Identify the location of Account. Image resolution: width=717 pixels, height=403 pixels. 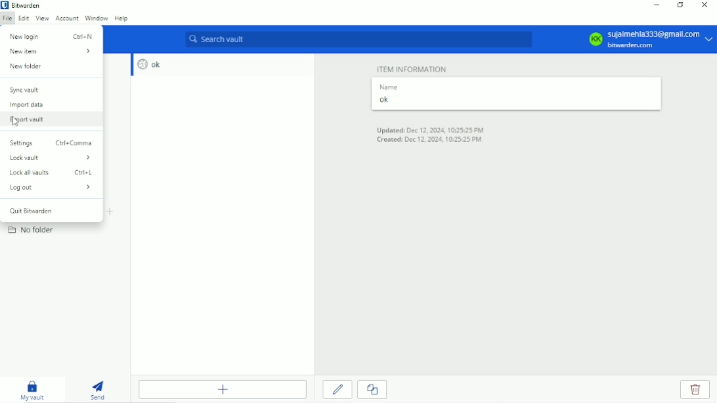
(67, 18).